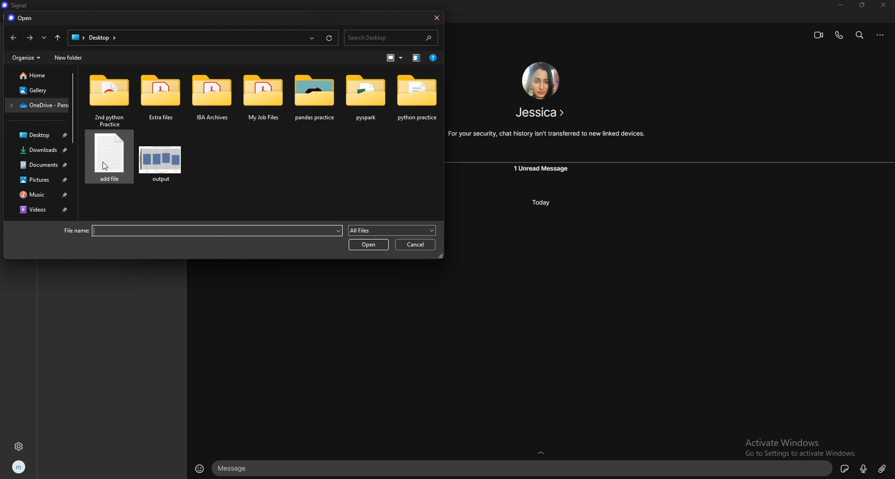 The image size is (895, 479). I want to click on folder, so click(264, 100).